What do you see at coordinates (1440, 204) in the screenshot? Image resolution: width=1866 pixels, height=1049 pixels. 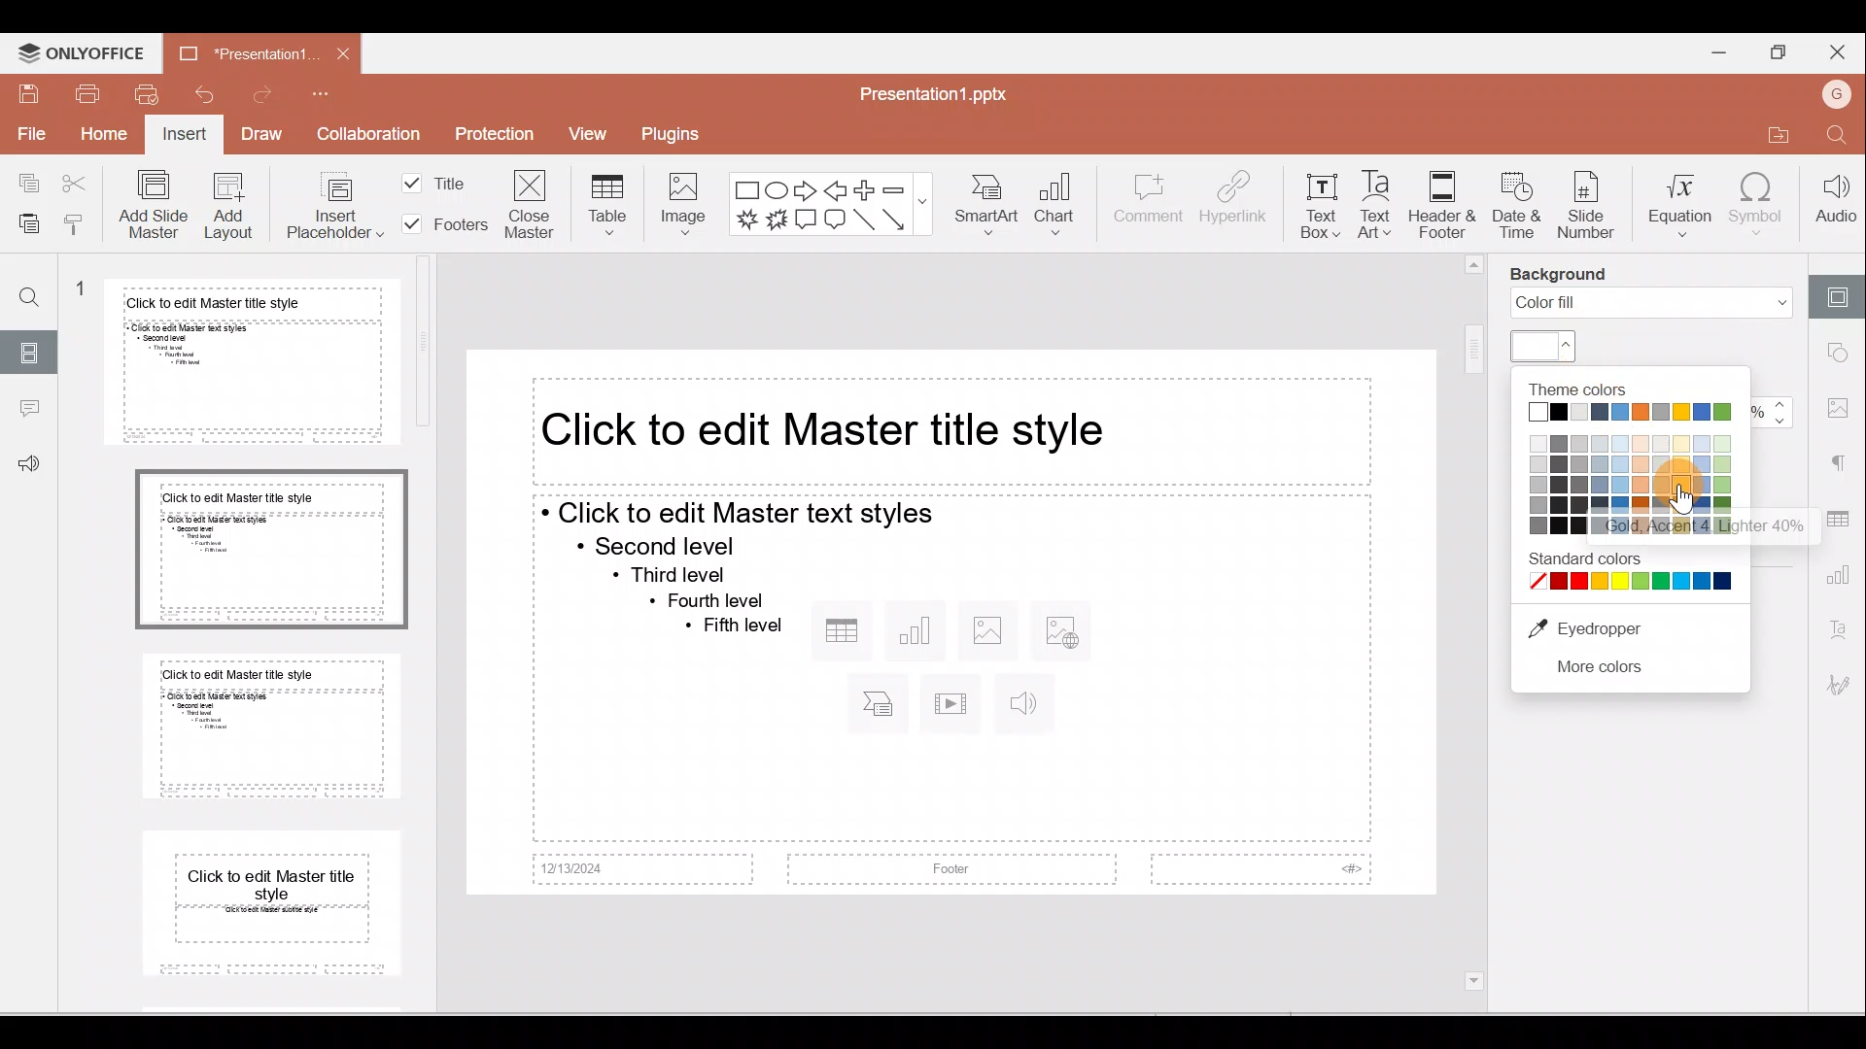 I see `Header & footer` at bounding box center [1440, 204].